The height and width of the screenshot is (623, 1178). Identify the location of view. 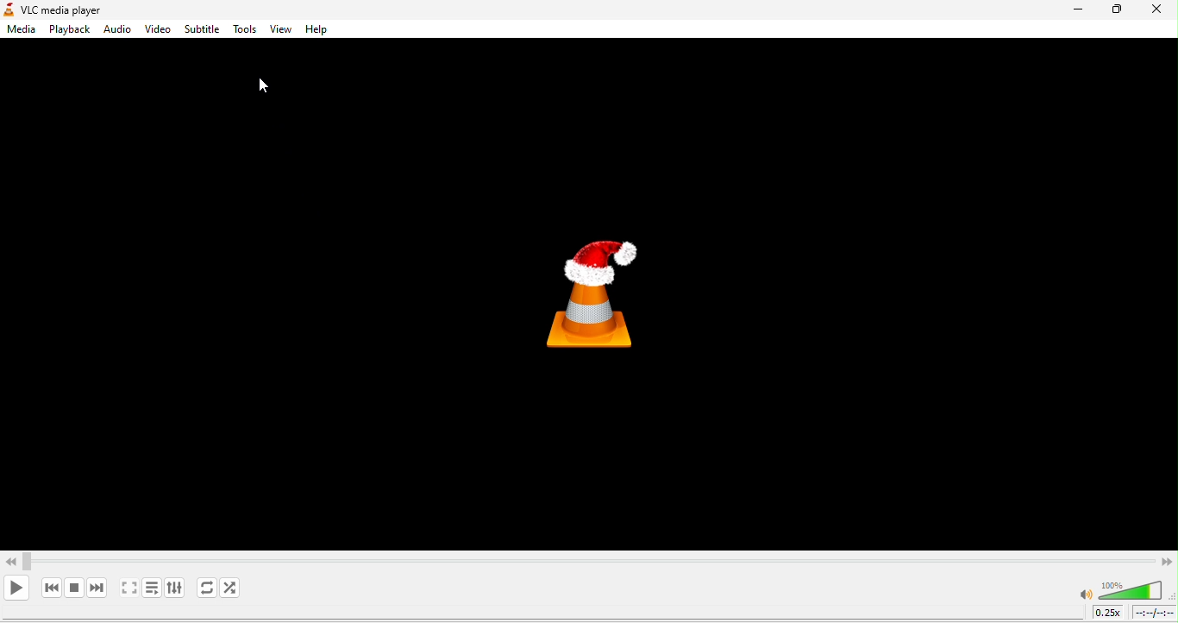
(279, 31).